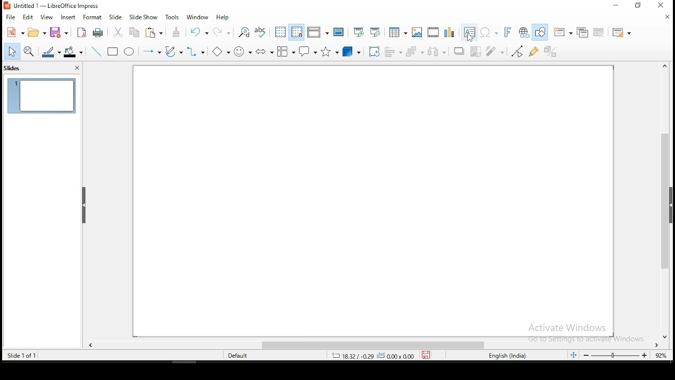  I want to click on ellipse, so click(130, 51).